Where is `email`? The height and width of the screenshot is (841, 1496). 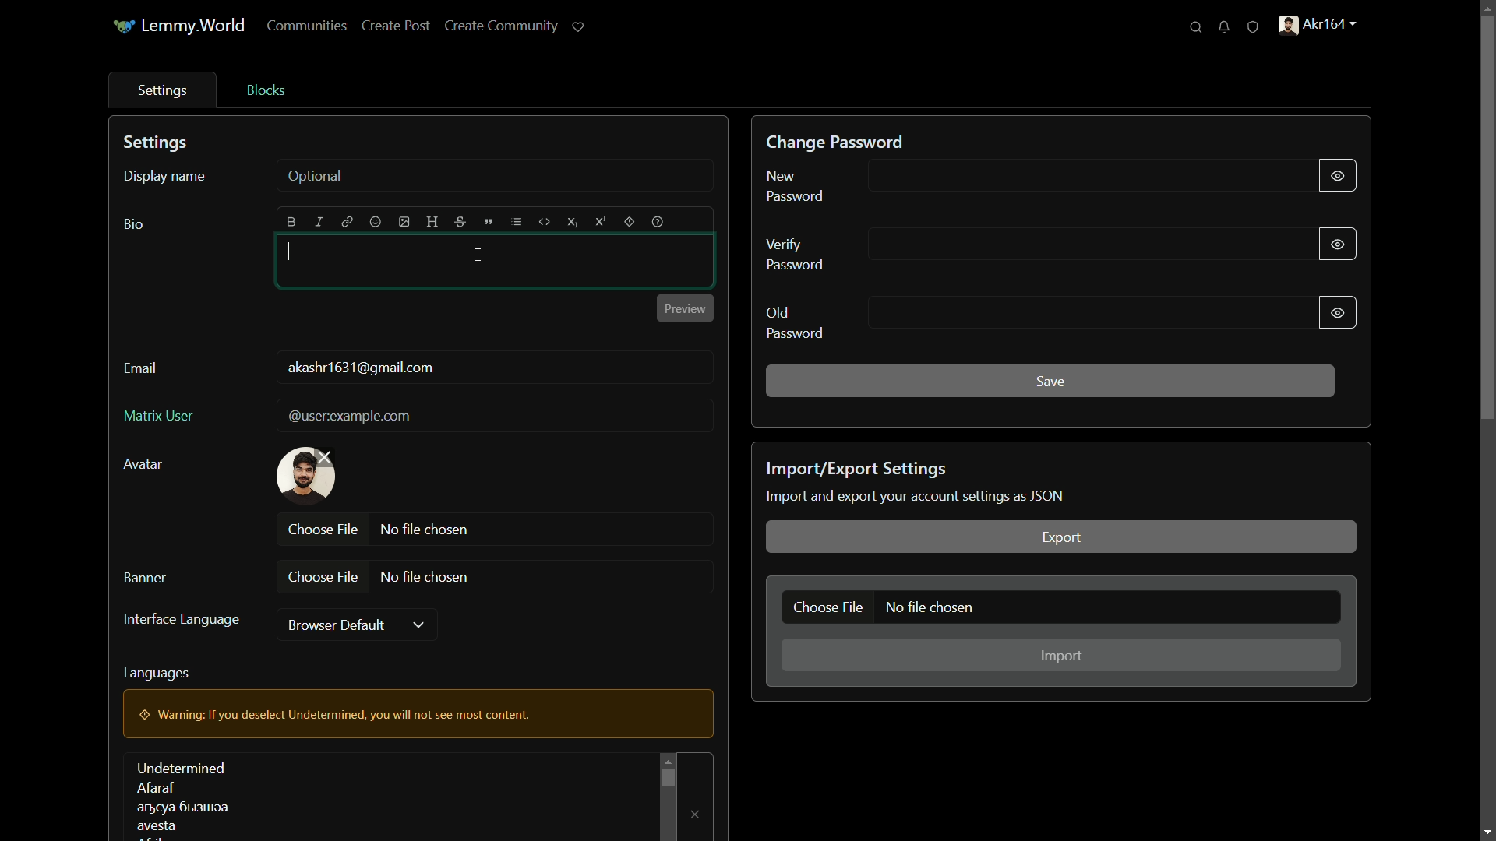 email is located at coordinates (141, 368).